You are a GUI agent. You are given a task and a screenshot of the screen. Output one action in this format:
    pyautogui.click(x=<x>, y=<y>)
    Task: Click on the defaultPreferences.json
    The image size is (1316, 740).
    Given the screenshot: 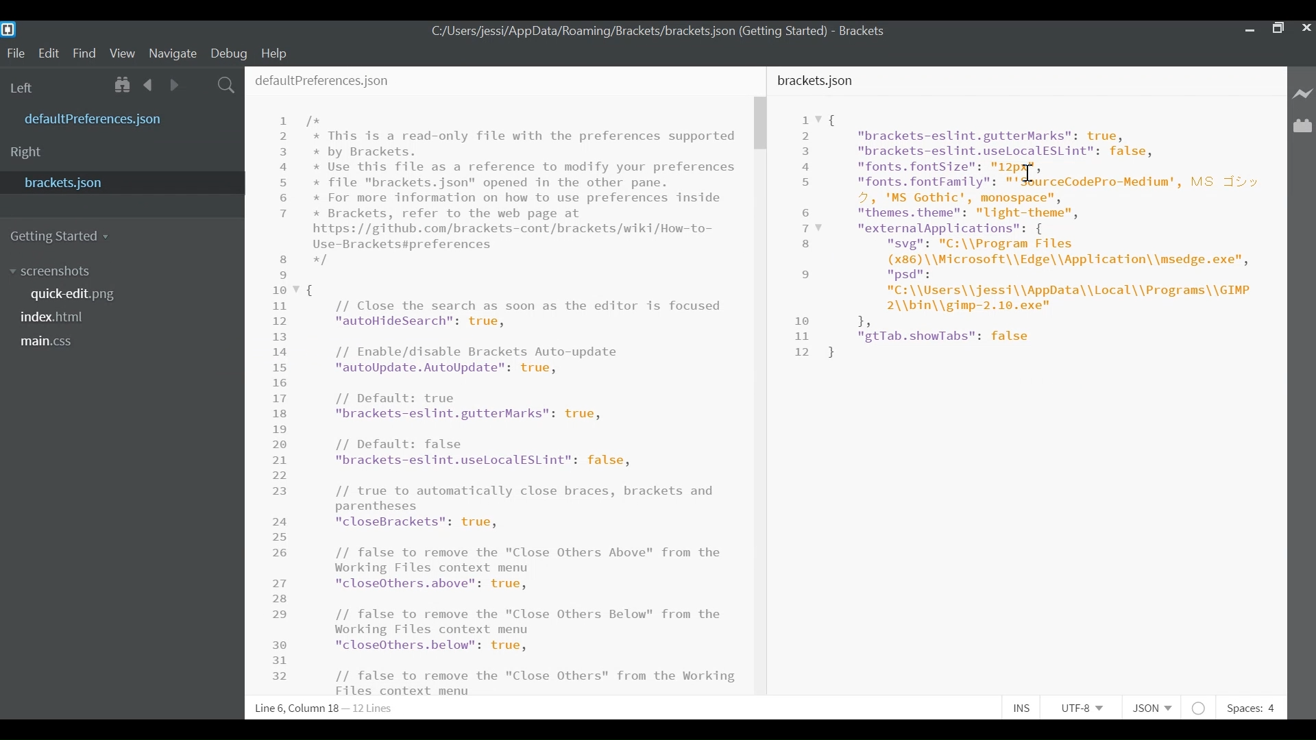 What is the action you would take?
    pyautogui.click(x=123, y=118)
    